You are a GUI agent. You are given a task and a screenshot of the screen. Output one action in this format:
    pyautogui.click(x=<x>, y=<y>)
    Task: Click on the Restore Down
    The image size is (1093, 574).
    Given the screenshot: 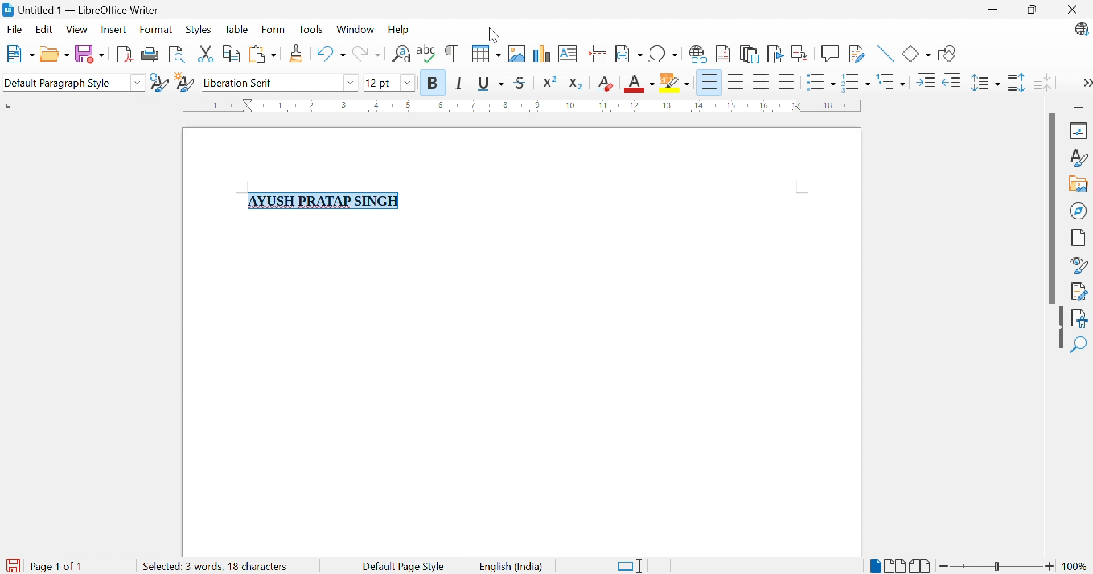 What is the action you would take?
    pyautogui.click(x=1033, y=8)
    